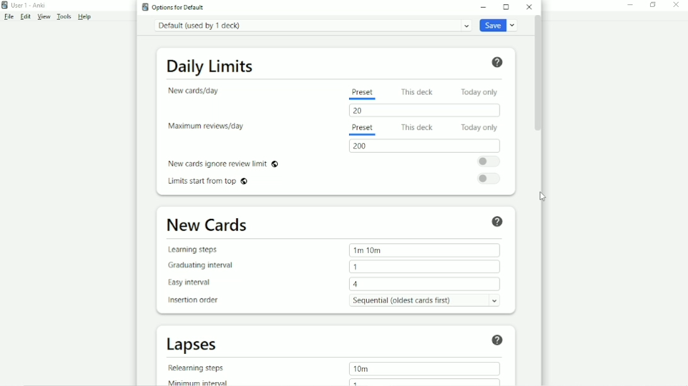 The height and width of the screenshot is (386, 688). Describe the element at coordinates (364, 369) in the screenshot. I see `10m` at that location.